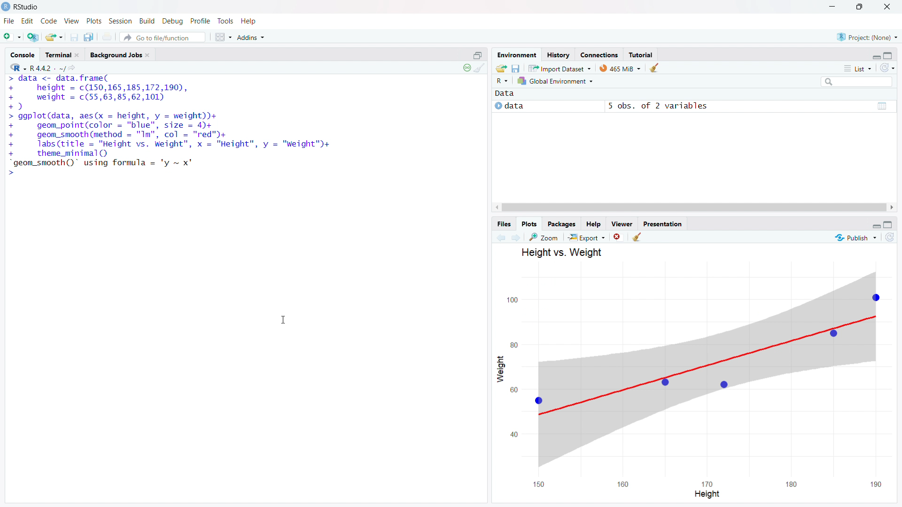 The height and width of the screenshot is (507, 902). Describe the element at coordinates (501, 237) in the screenshot. I see `previous` at that location.